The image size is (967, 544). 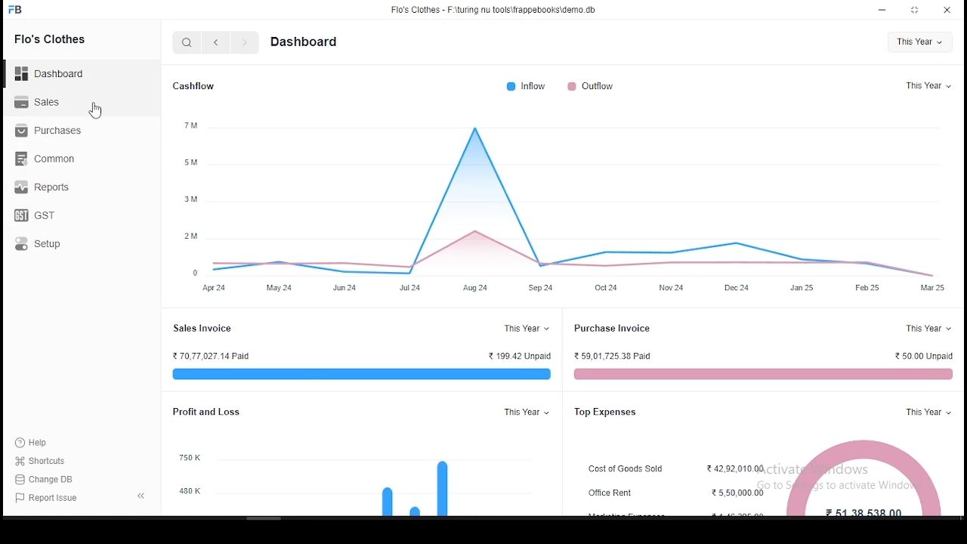 I want to click on jul 24, so click(x=408, y=288).